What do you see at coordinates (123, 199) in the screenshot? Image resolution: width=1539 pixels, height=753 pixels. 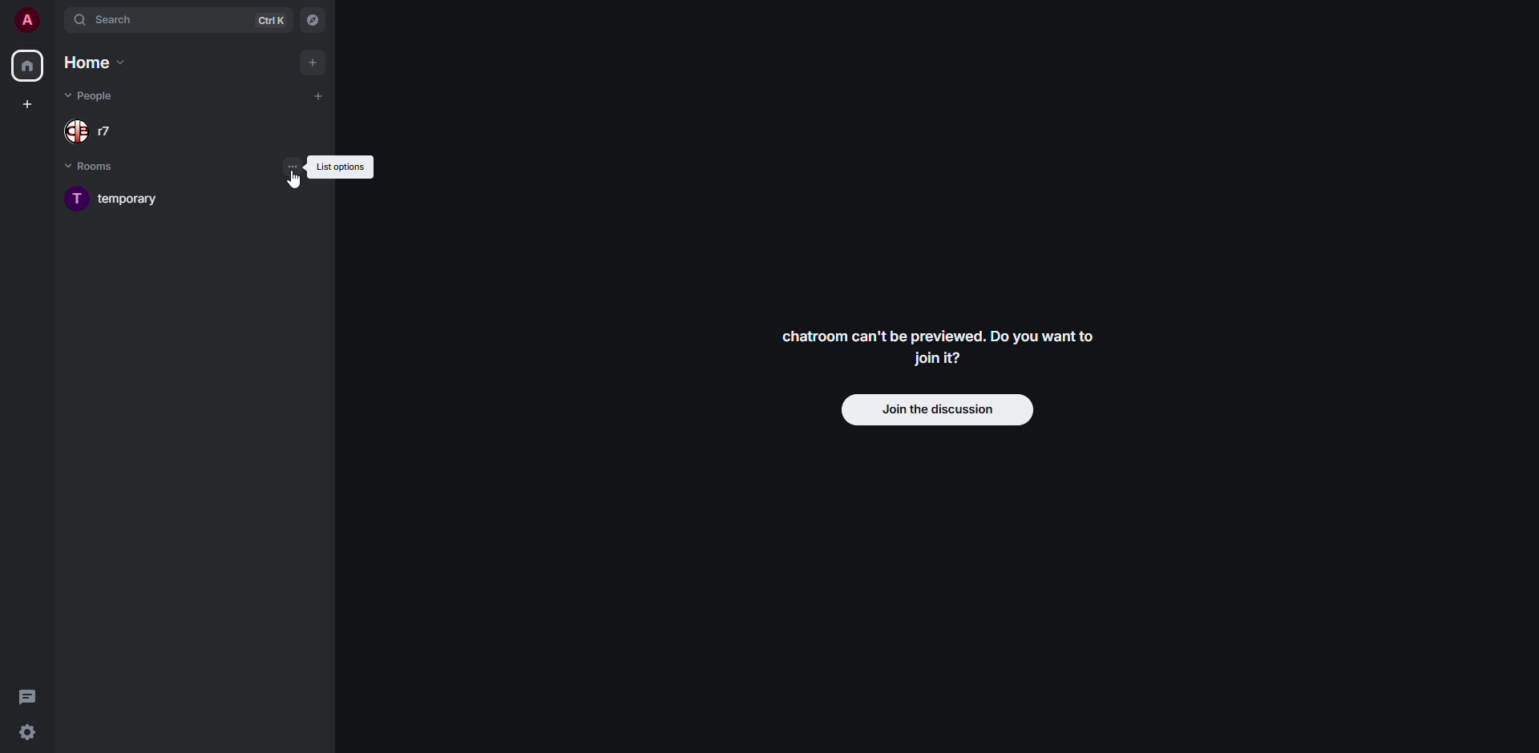 I see `room` at bounding box center [123, 199].